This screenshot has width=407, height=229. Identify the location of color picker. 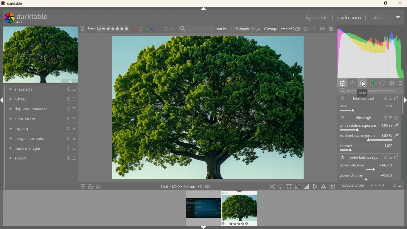
(43, 119).